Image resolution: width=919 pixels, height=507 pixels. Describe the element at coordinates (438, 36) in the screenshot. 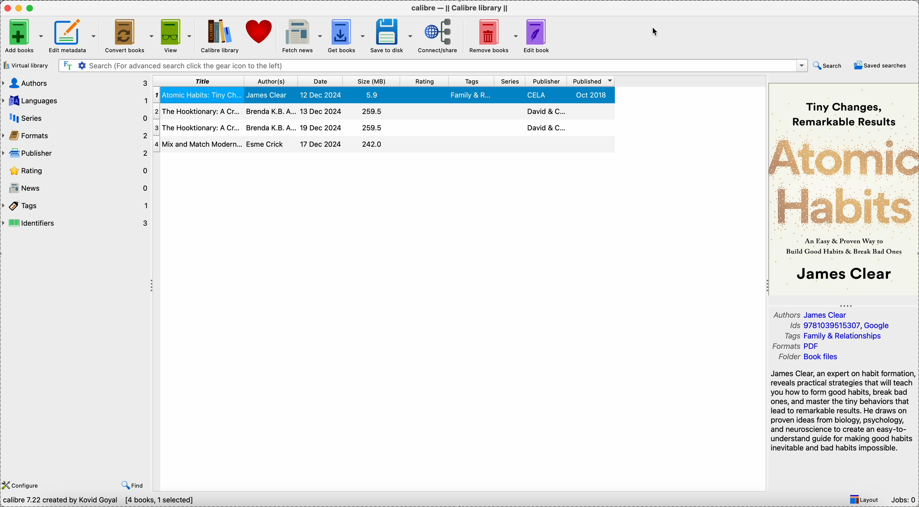

I see `connect/share` at that location.